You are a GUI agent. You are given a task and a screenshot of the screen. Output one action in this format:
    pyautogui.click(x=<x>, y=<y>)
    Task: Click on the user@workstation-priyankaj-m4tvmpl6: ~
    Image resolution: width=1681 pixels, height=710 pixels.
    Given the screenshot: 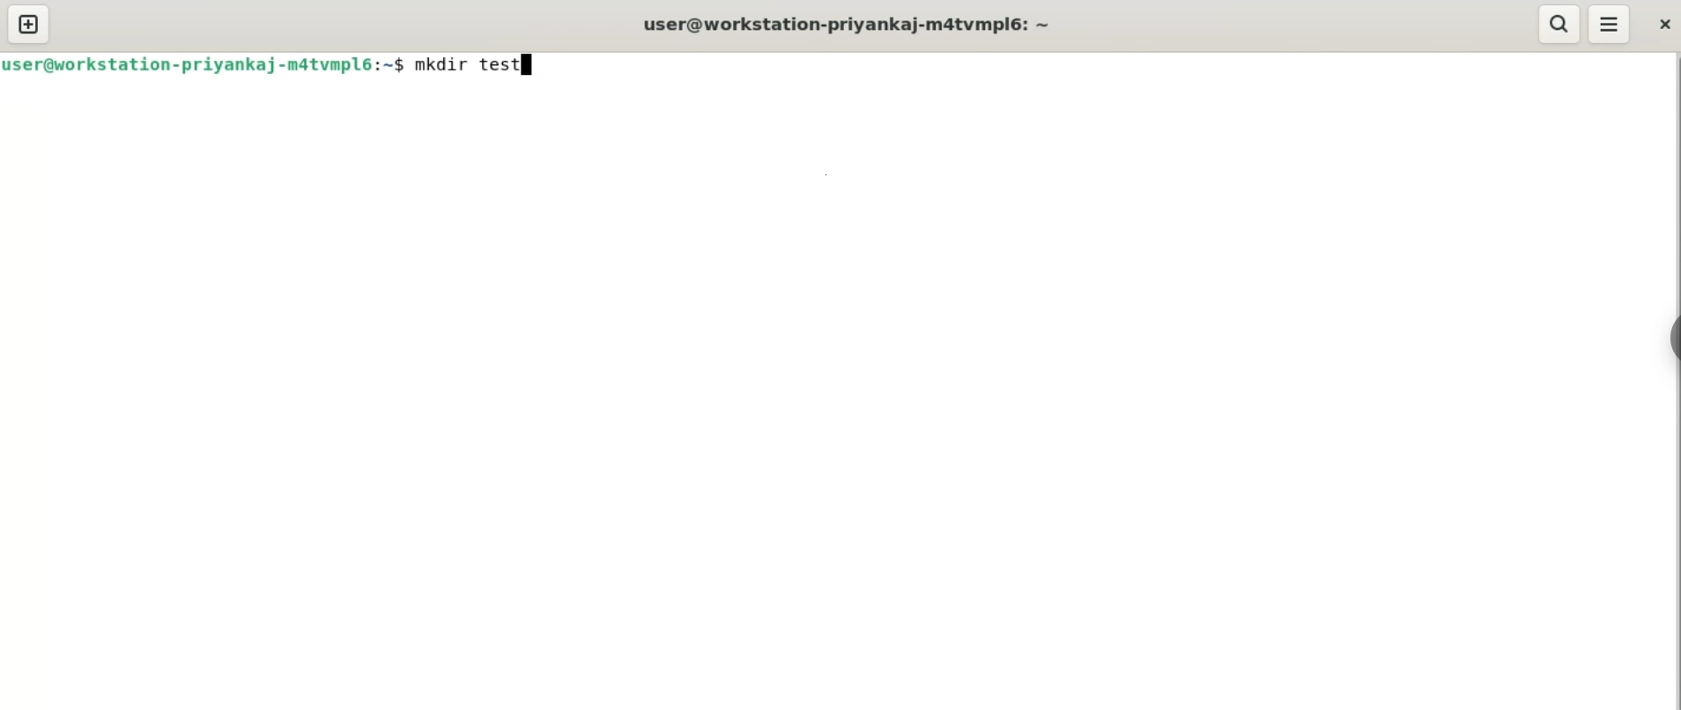 What is the action you would take?
    pyautogui.click(x=852, y=24)
    